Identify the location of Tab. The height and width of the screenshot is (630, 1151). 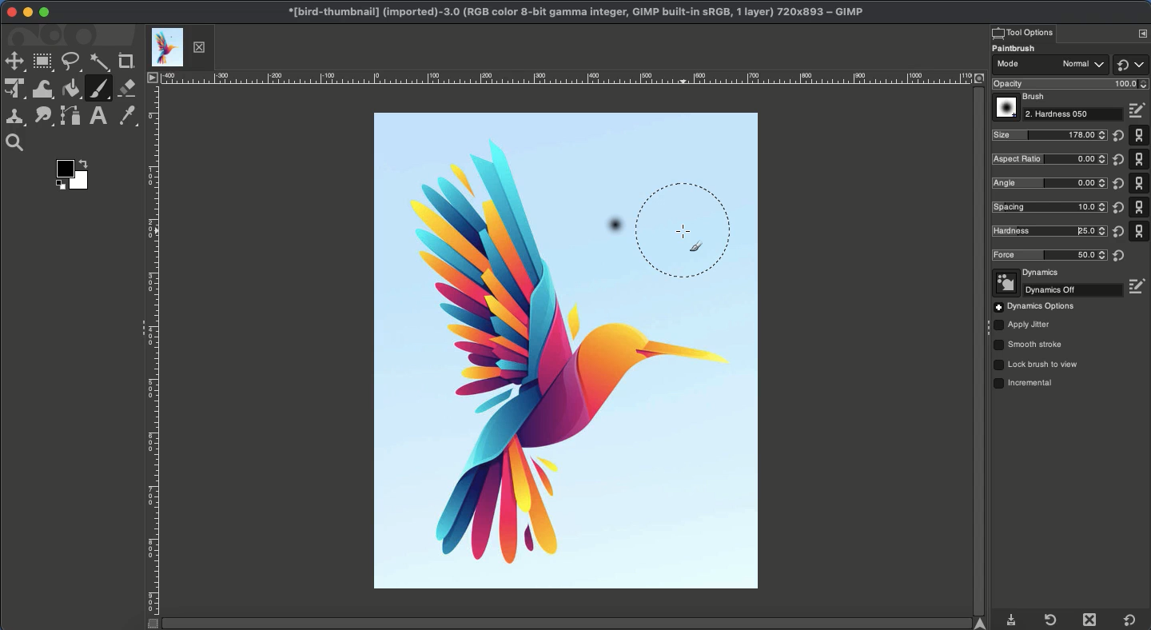
(179, 47).